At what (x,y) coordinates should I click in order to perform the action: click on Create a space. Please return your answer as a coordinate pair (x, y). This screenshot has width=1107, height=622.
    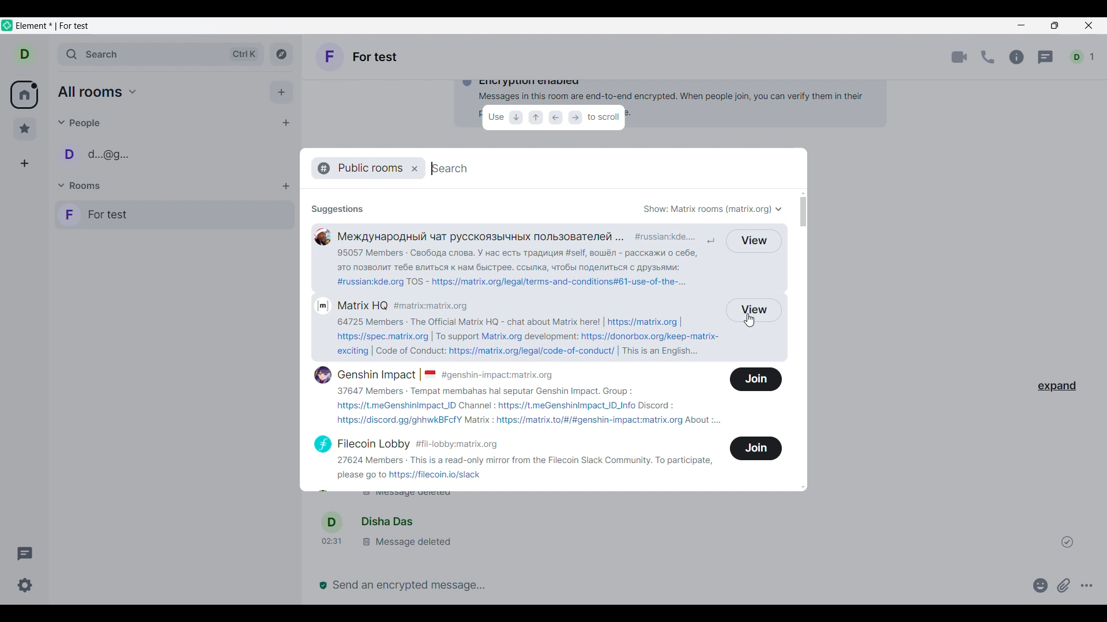
    Looking at the image, I should click on (24, 164).